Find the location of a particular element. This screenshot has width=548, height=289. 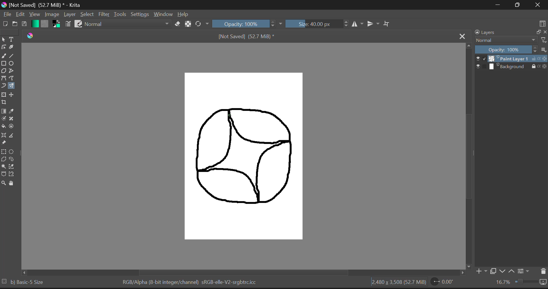

Add Layer is located at coordinates (481, 271).